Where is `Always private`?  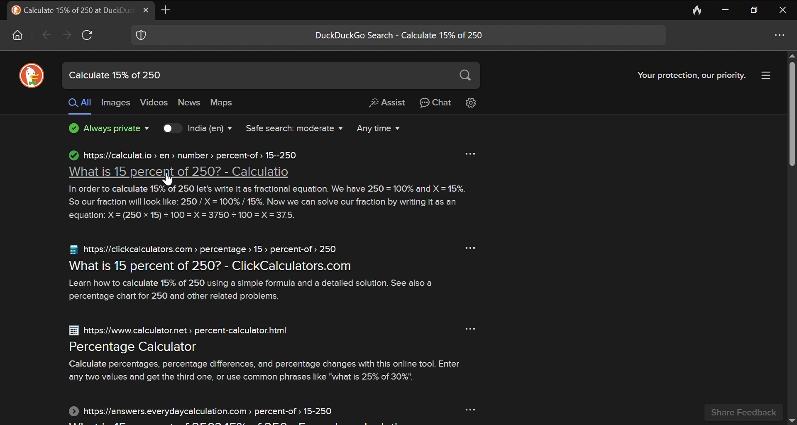
Always private is located at coordinates (105, 129).